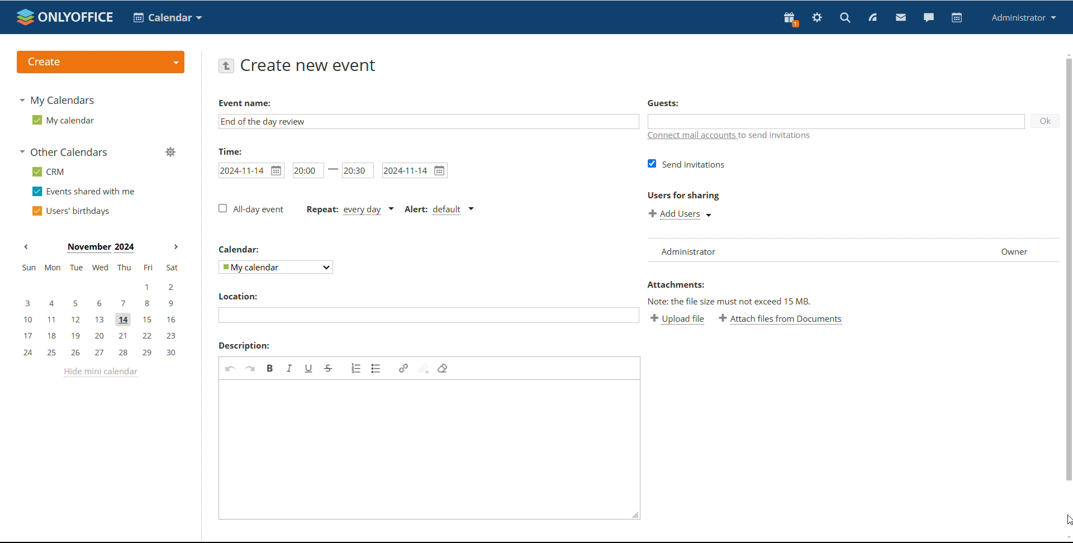 The image size is (1073, 543). I want to click on description, so click(244, 346).